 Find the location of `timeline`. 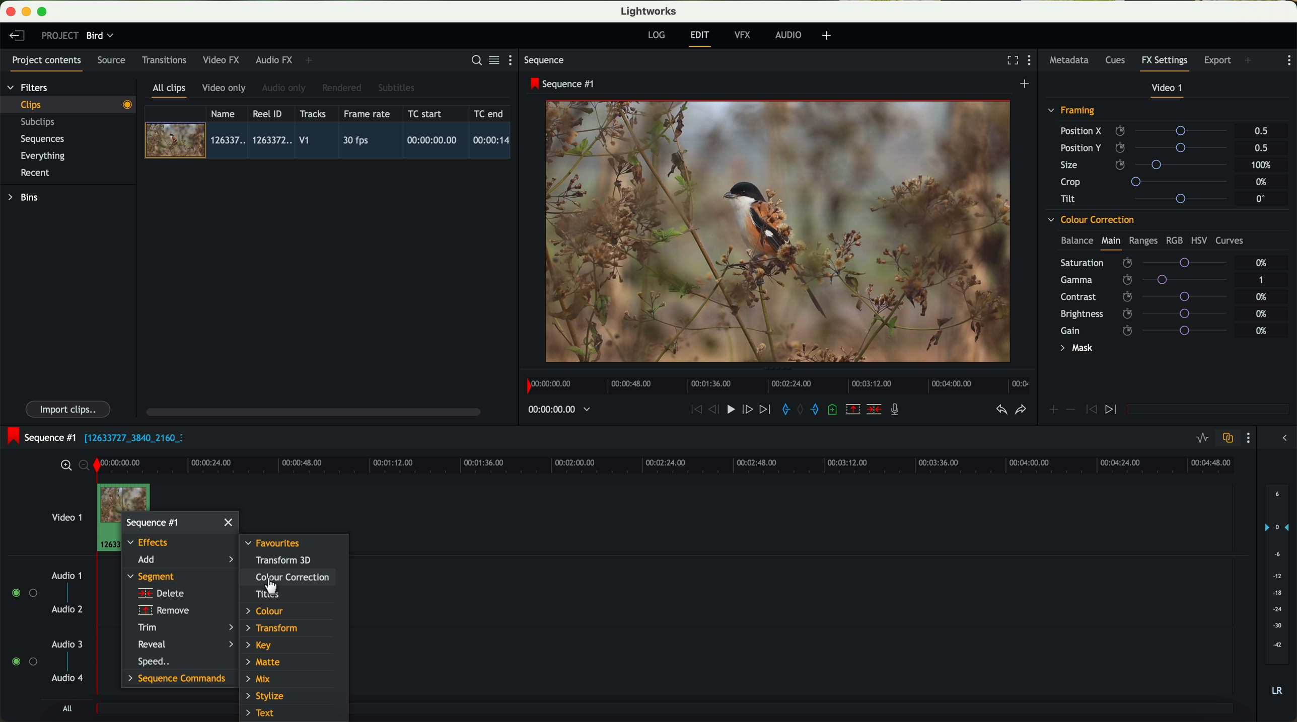

timeline is located at coordinates (775, 383).